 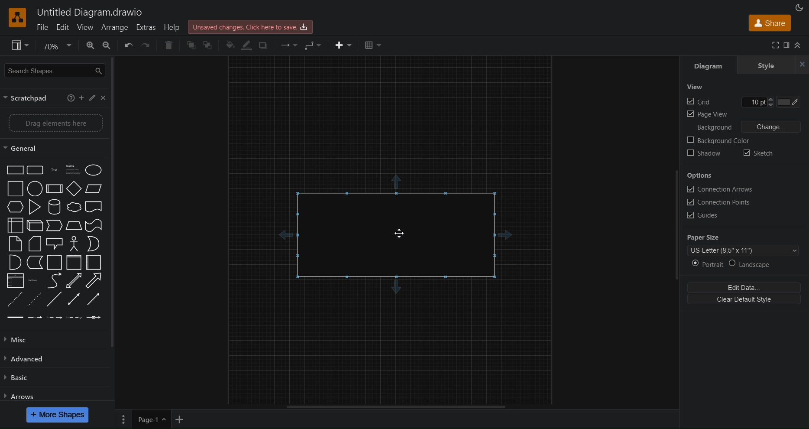 I want to click on More Shapes, so click(x=58, y=415).